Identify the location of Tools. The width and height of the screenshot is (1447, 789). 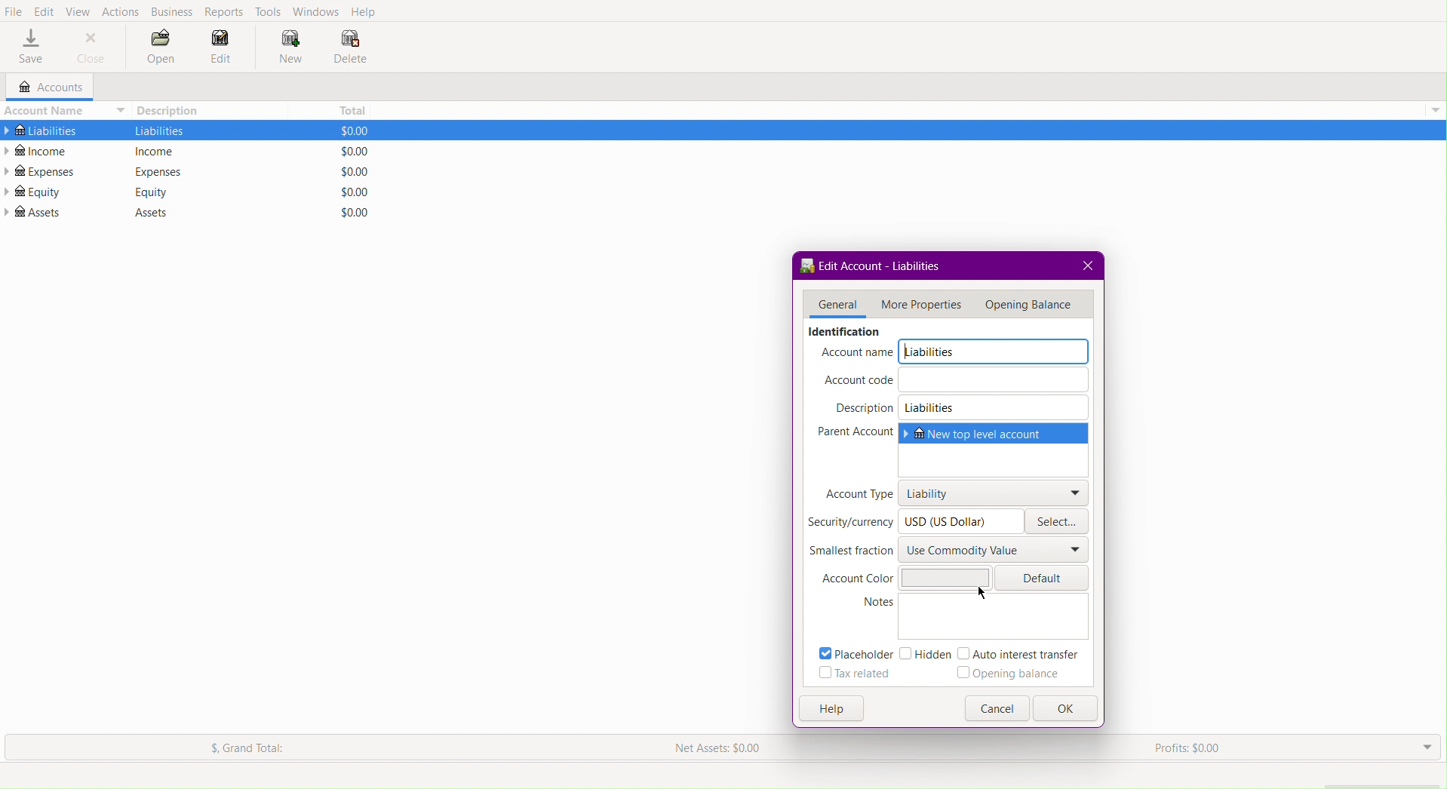
(269, 11).